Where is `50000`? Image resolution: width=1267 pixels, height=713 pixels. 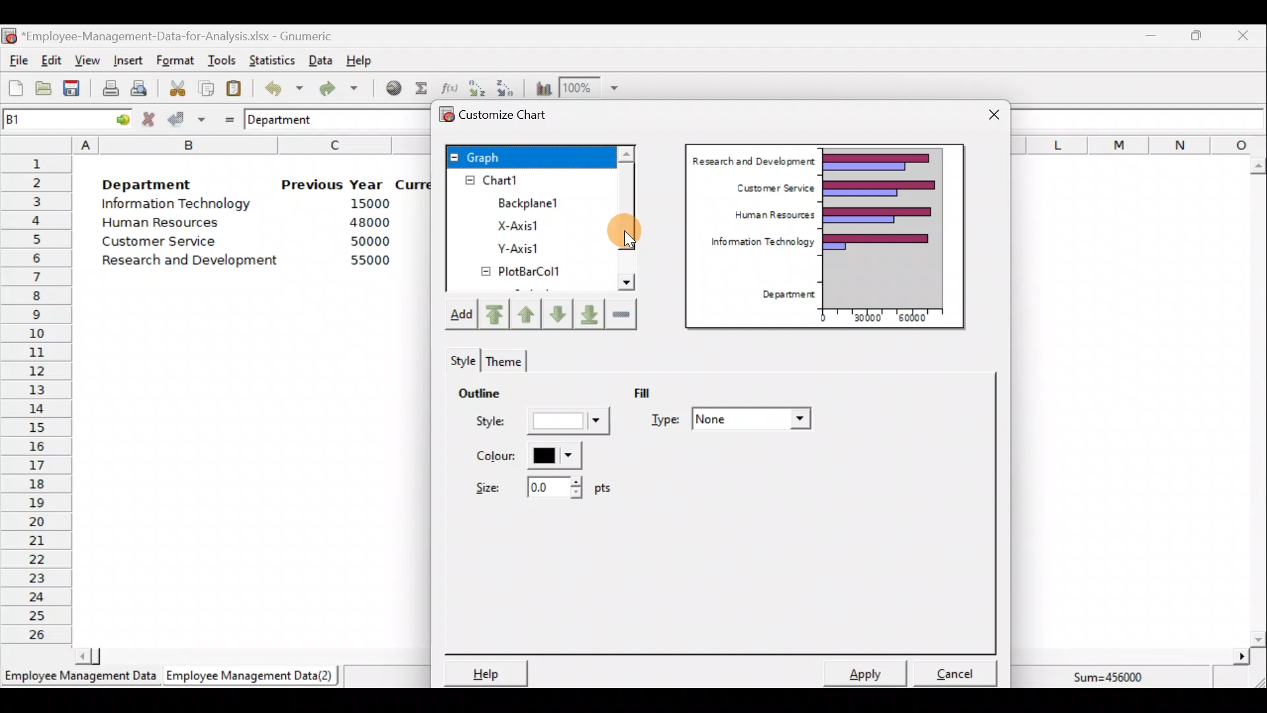
50000 is located at coordinates (374, 241).